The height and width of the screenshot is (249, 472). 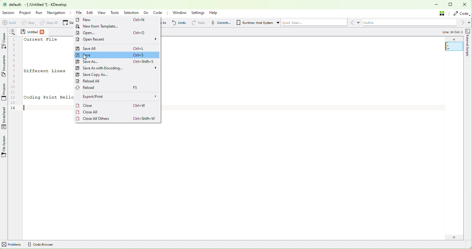 What do you see at coordinates (102, 81) in the screenshot?
I see `Reload all` at bounding box center [102, 81].